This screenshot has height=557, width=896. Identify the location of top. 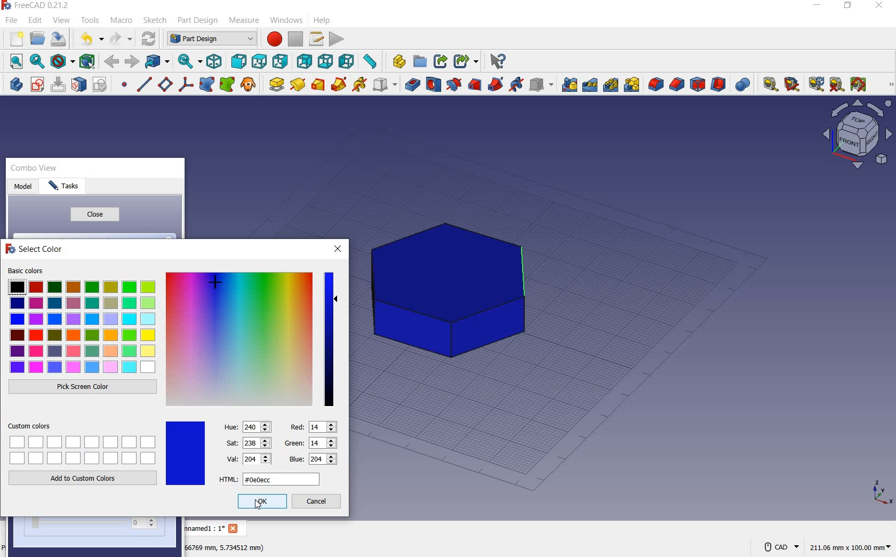
(258, 60).